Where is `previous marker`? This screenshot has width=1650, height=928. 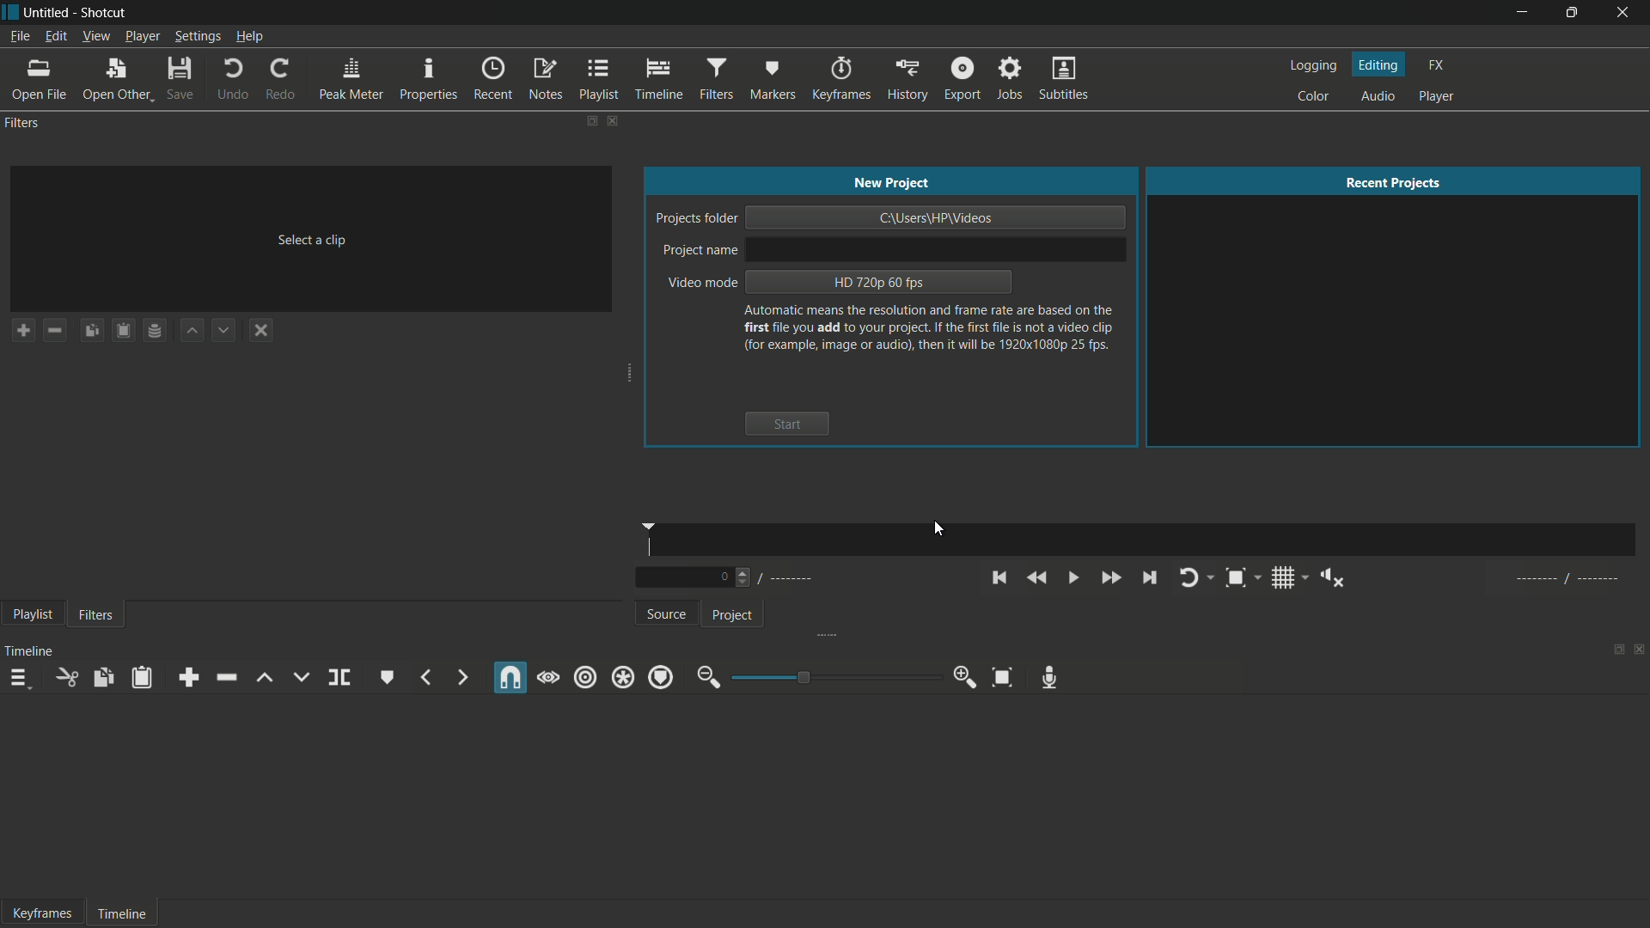 previous marker is located at coordinates (425, 679).